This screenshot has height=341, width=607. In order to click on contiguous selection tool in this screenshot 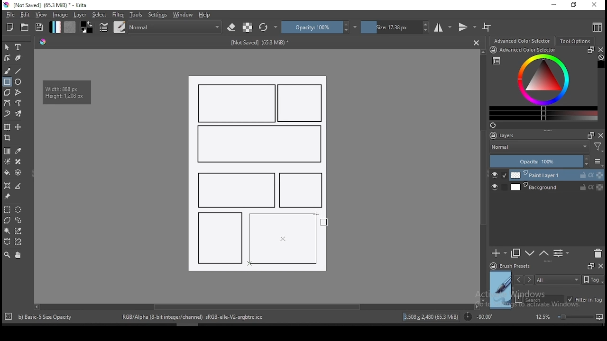, I will do `click(8, 232)`.